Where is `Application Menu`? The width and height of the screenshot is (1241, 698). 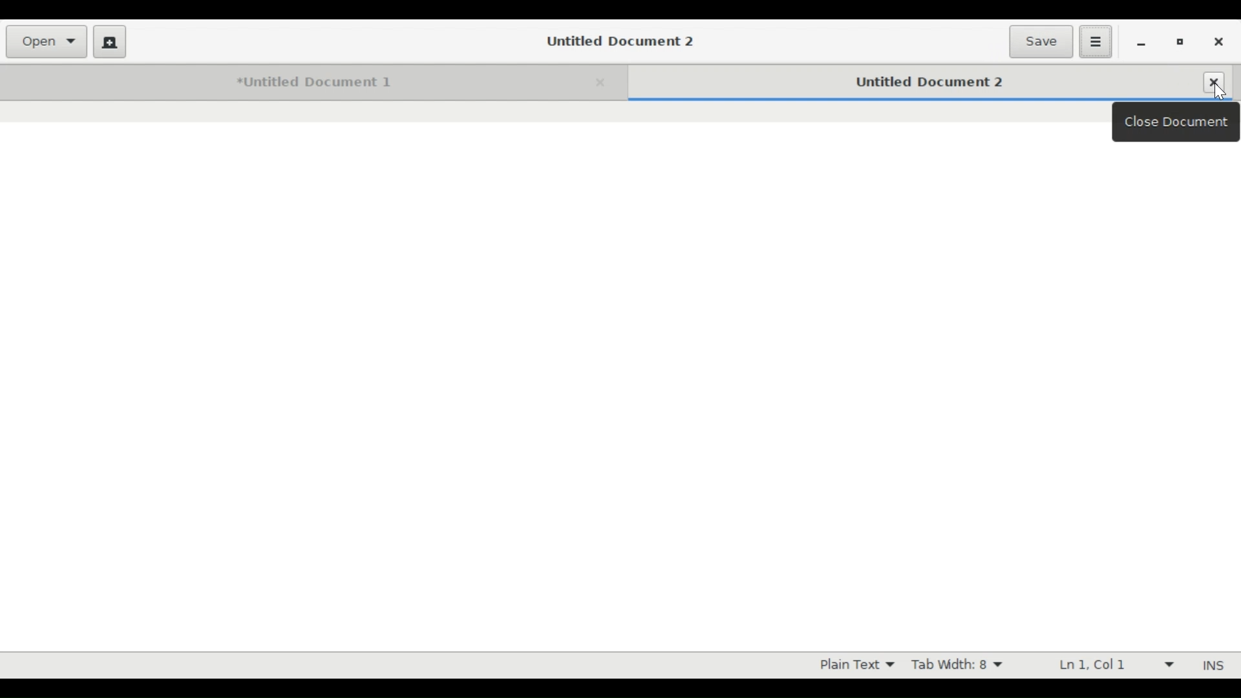
Application Menu is located at coordinates (1096, 43).